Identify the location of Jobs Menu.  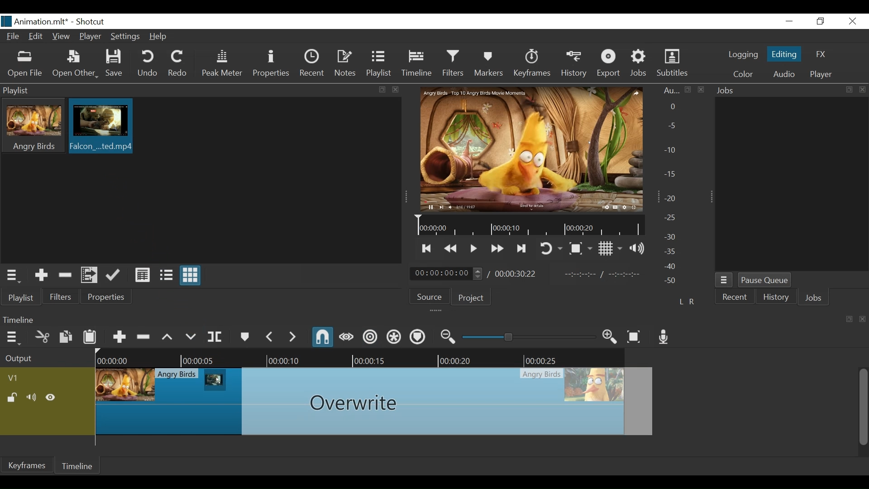
(725, 281).